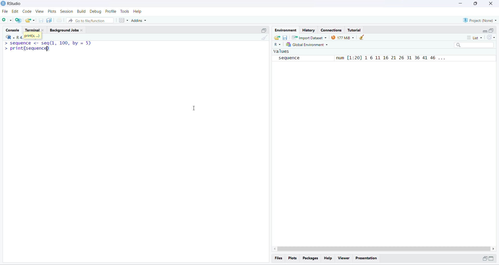  I want to click on values, so click(282, 51).